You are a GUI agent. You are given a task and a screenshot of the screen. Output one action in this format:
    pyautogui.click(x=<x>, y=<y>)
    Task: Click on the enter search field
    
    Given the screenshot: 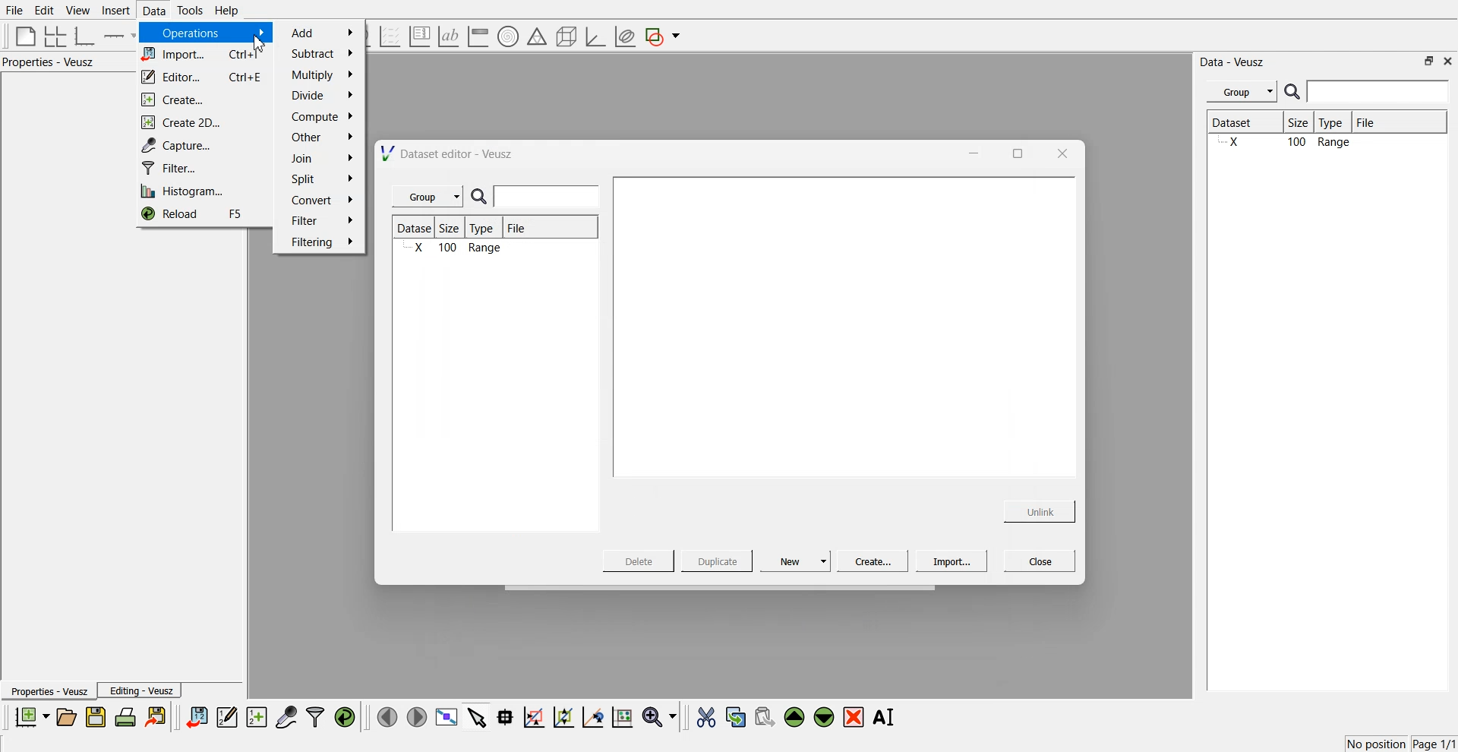 What is the action you would take?
    pyautogui.click(x=1380, y=92)
    